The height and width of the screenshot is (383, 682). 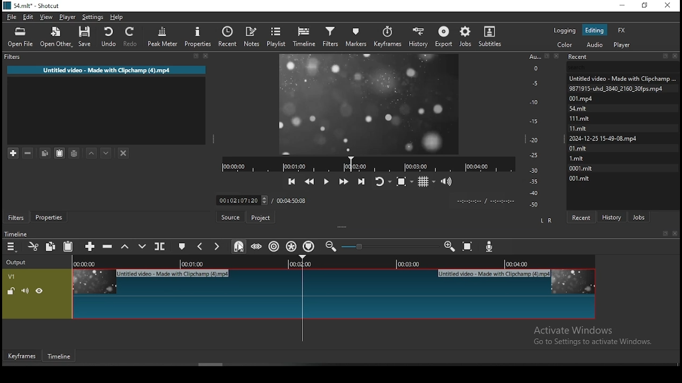 I want to click on deselect filter, so click(x=123, y=153).